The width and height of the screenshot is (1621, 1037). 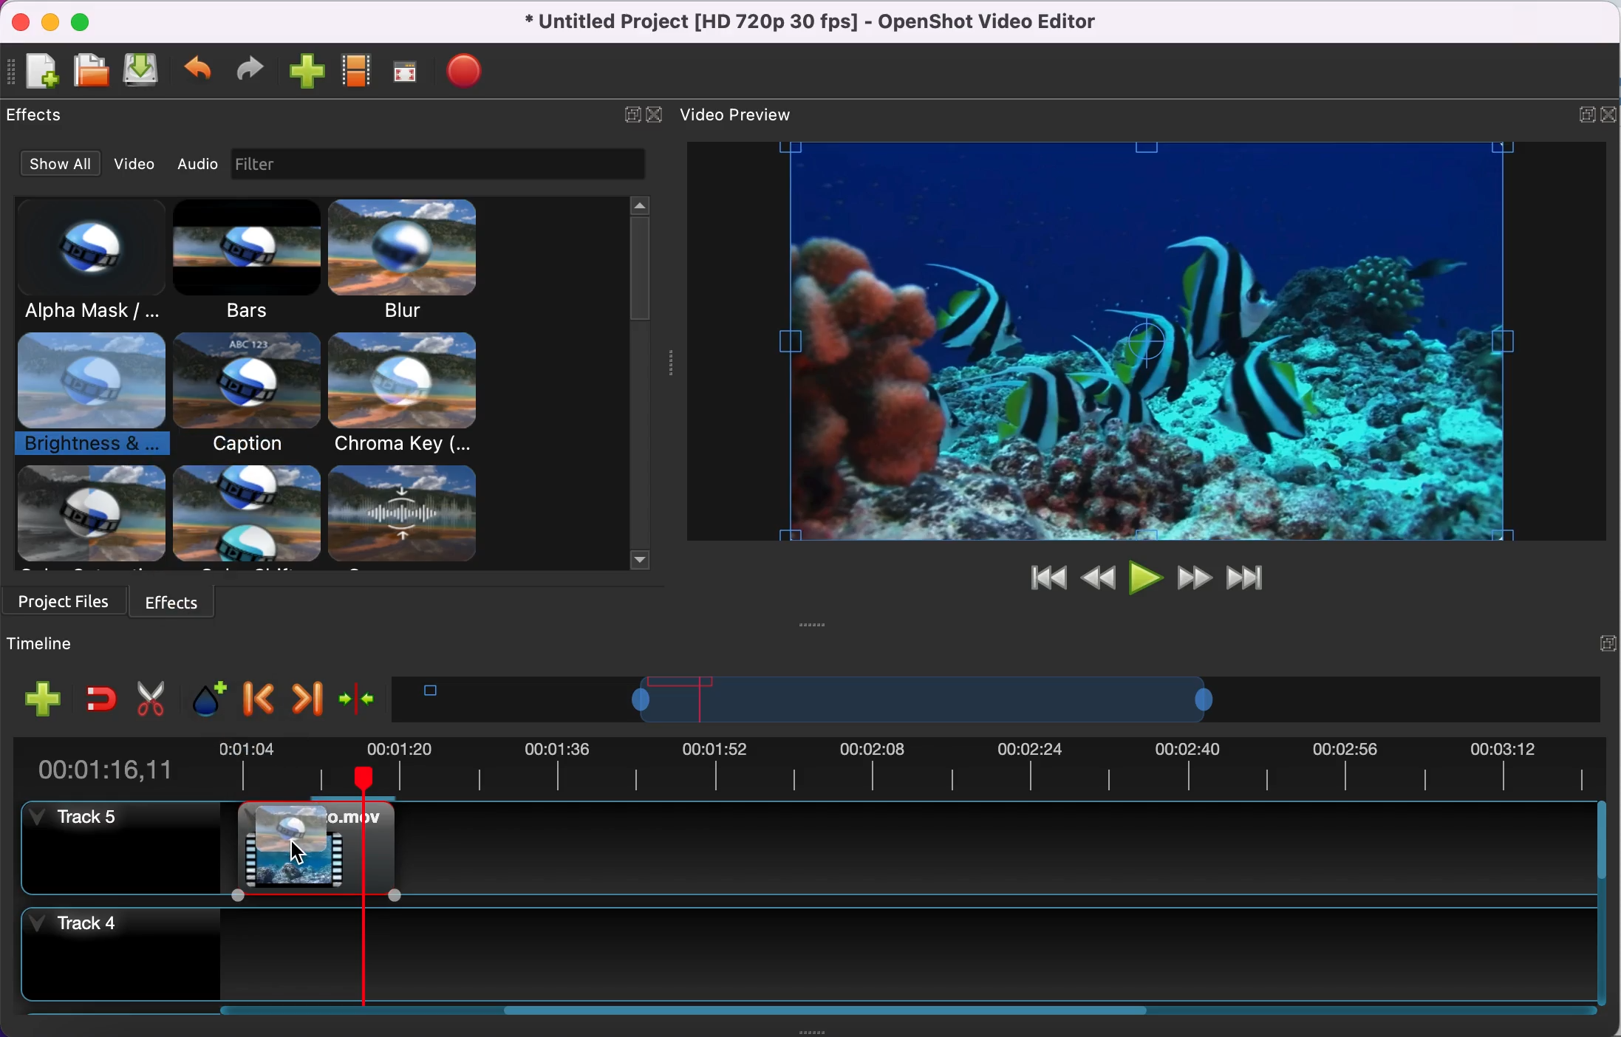 What do you see at coordinates (464, 165) in the screenshot?
I see `filtr` at bounding box center [464, 165].